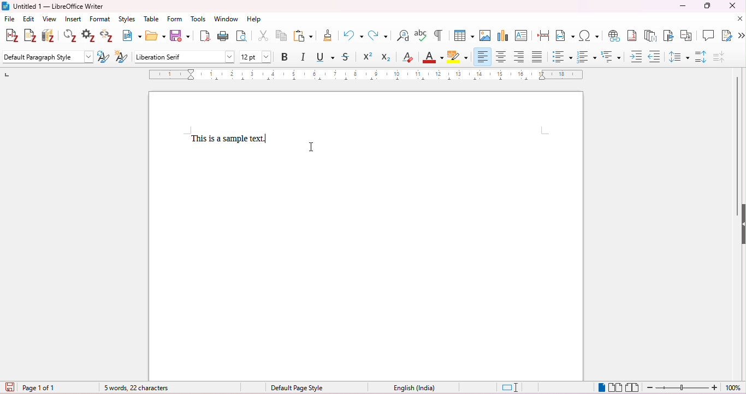  What do you see at coordinates (29, 20) in the screenshot?
I see `edit` at bounding box center [29, 20].